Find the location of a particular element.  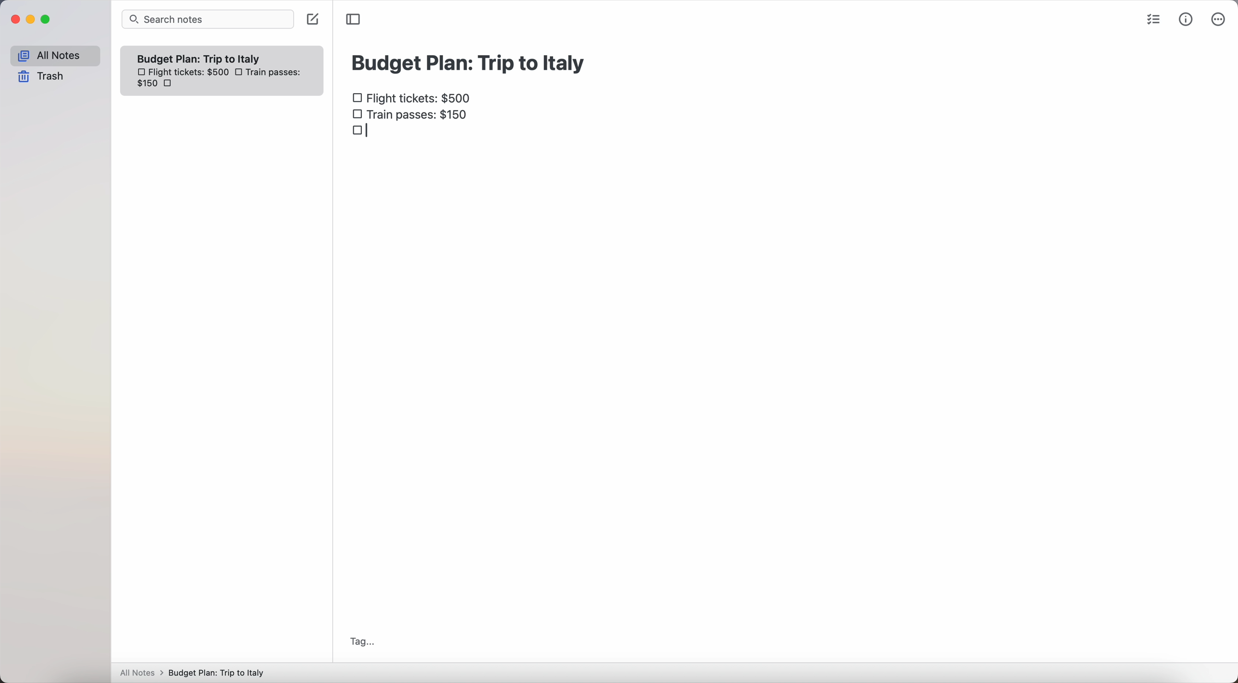

flight tickets: $500 is located at coordinates (182, 74).